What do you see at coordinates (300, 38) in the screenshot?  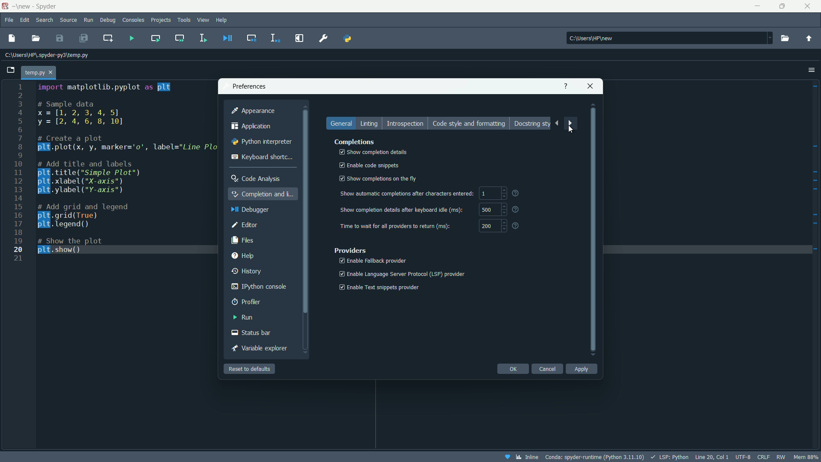 I see `maximize current pane` at bounding box center [300, 38].